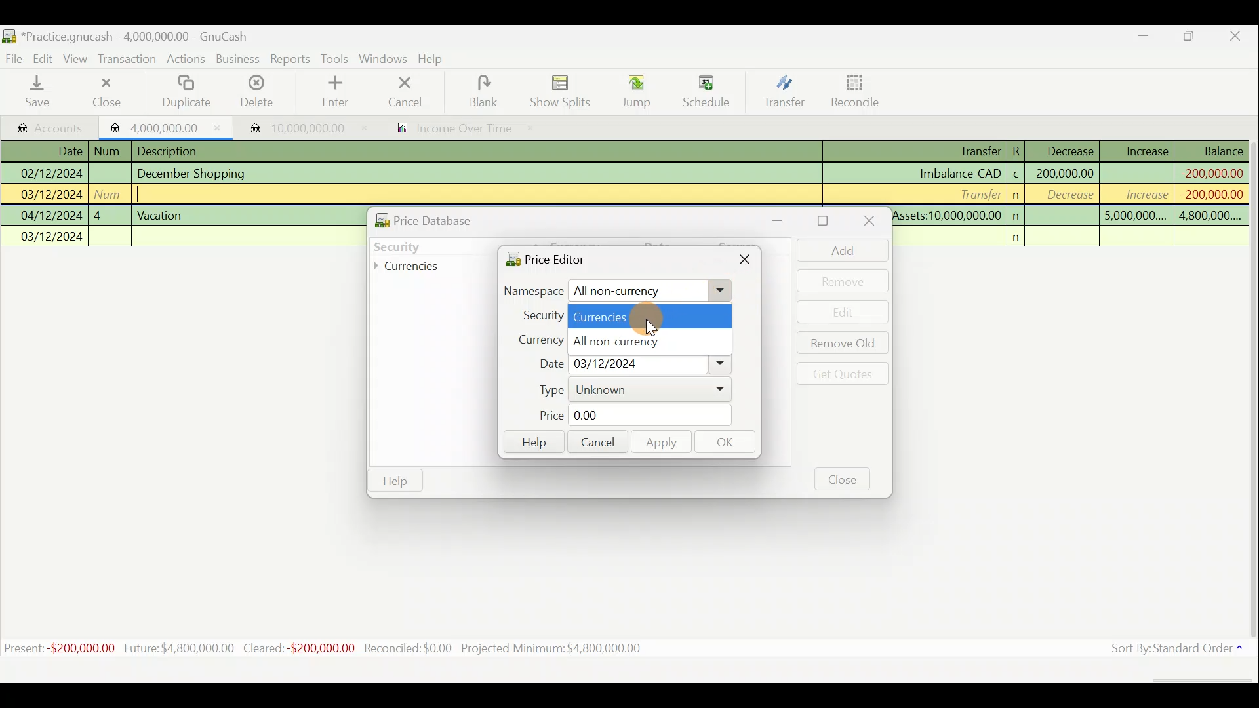  I want to click on Transfer, so click(976, 193).